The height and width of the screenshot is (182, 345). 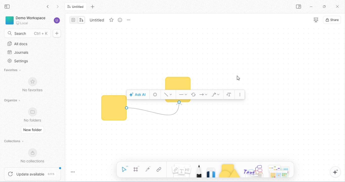 What do you see at coordinates (160, 170) in the screenshot?
I see `link` at bounding box center [160, 170].